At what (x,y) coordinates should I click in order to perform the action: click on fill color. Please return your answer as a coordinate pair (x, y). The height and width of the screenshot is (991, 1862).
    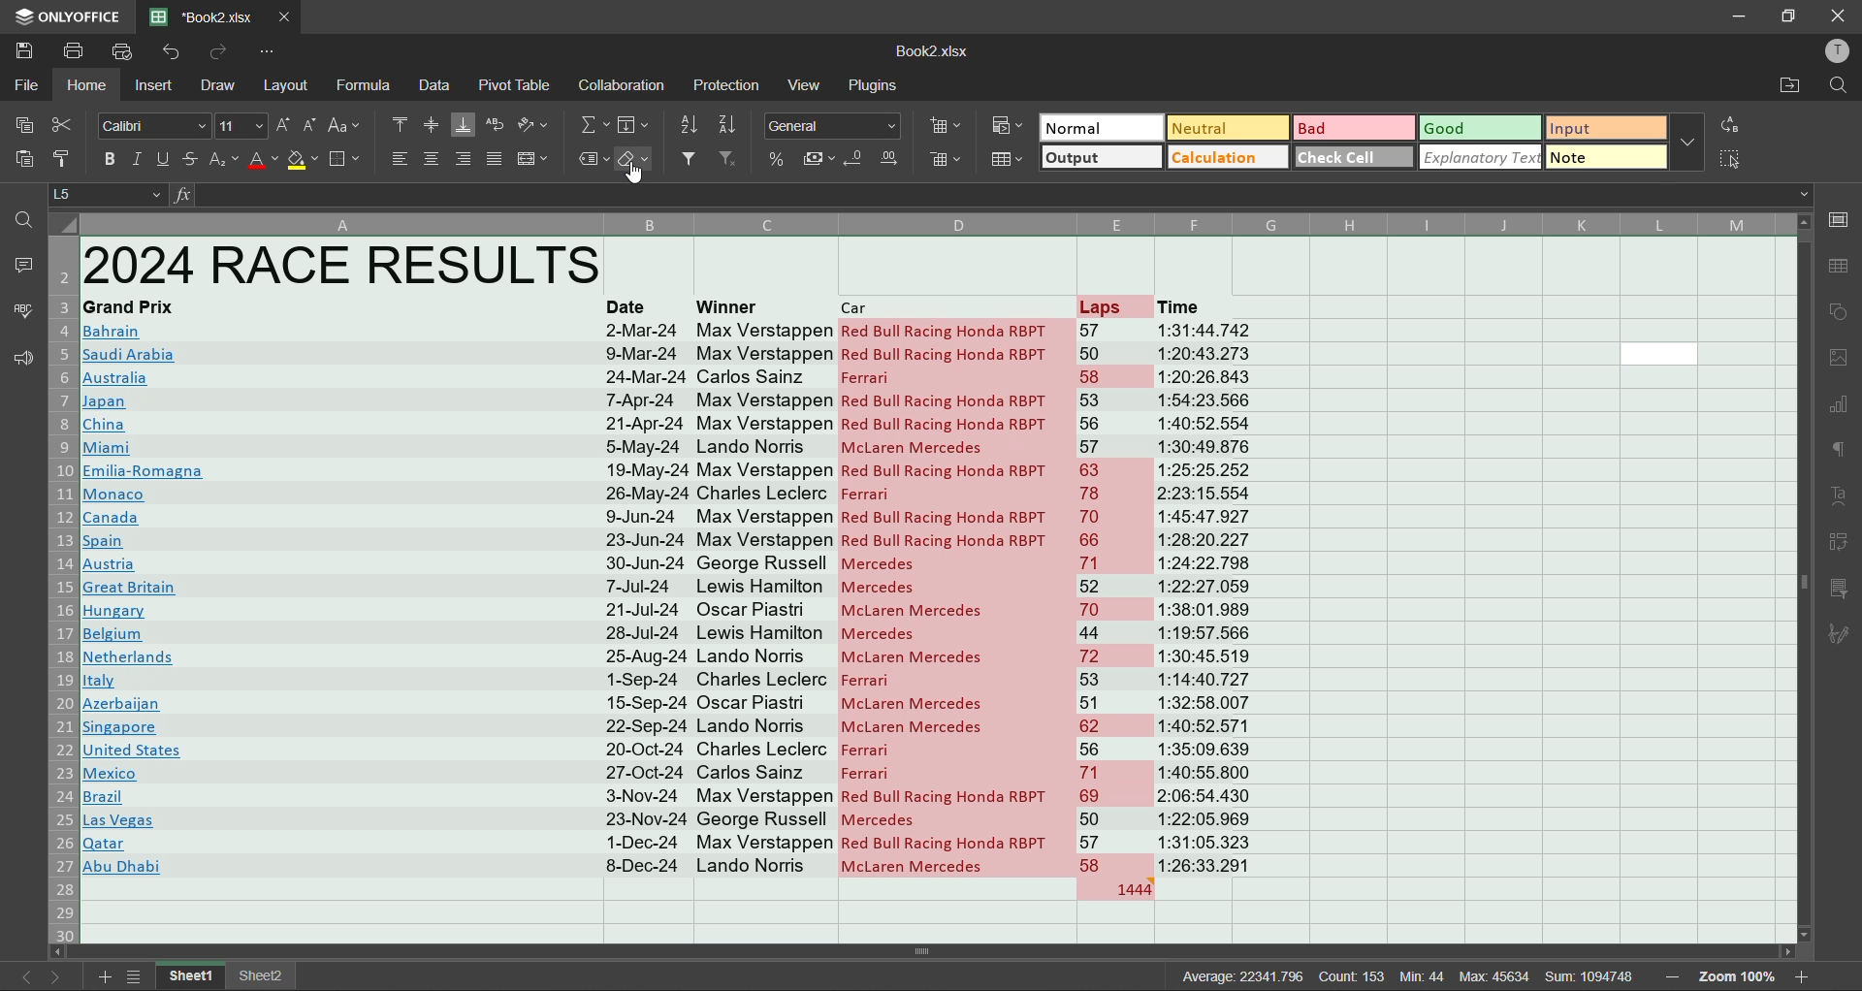
    Looking at the image, I should click on (303, 158).